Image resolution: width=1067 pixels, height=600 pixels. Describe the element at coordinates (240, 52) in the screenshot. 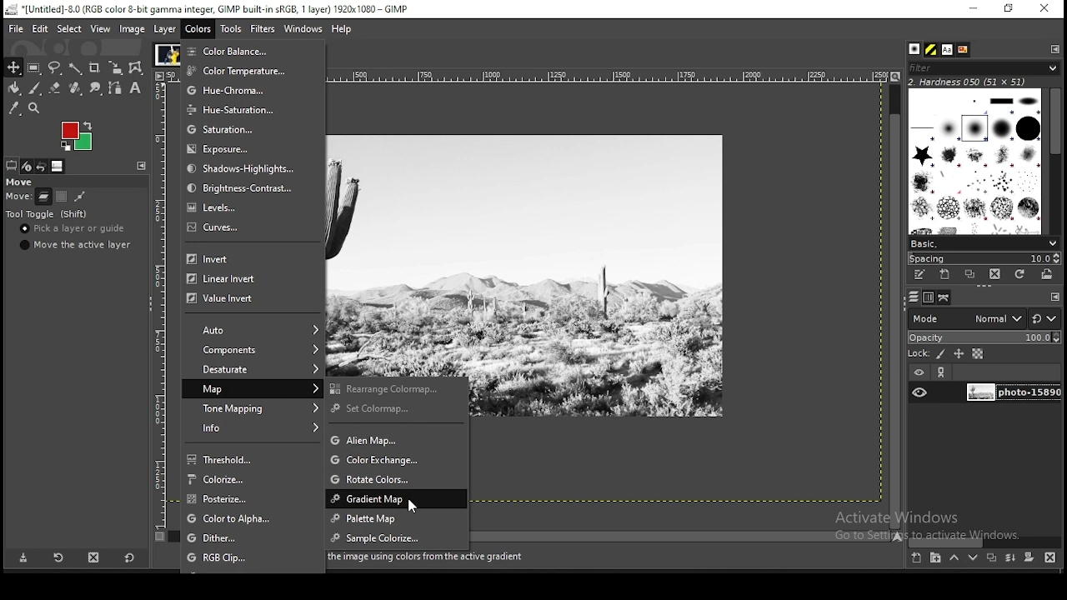

I see `color balance` at that location.